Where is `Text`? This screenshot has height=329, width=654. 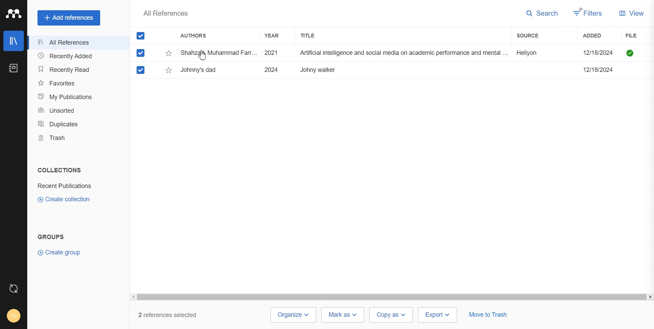 Text is located at coordinates (165, 13).